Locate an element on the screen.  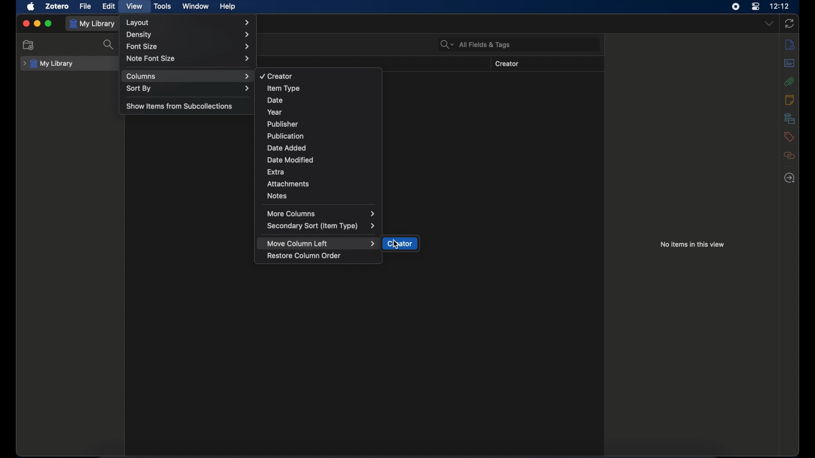
note font size is located at coordinates (188, 58).